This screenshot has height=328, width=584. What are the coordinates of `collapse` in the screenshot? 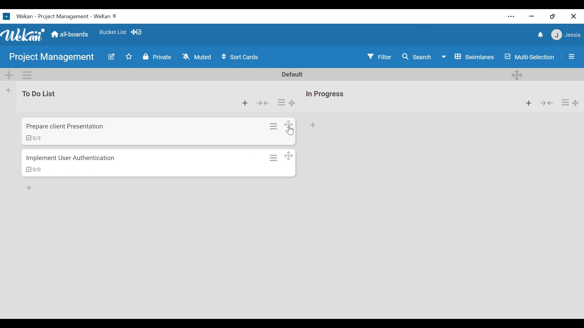 It's located at (547, 103).